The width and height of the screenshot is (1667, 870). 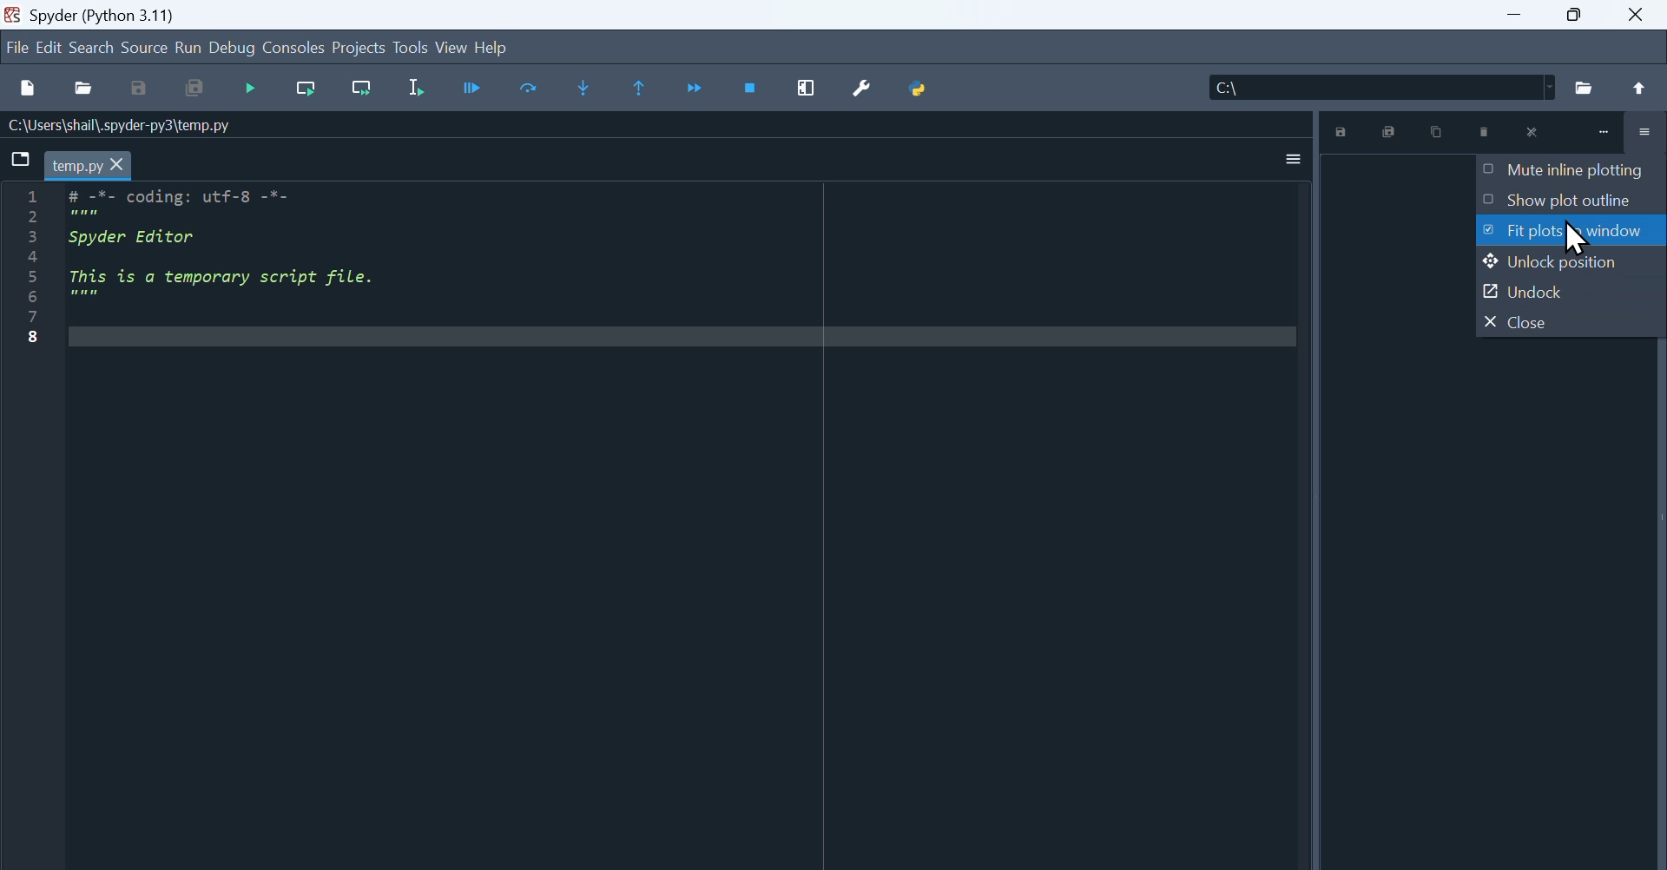 What do you see at coordinates (14, 15) in the screenshot?
I see `Spyder Desktop icon` at bounding box center [14, 15].